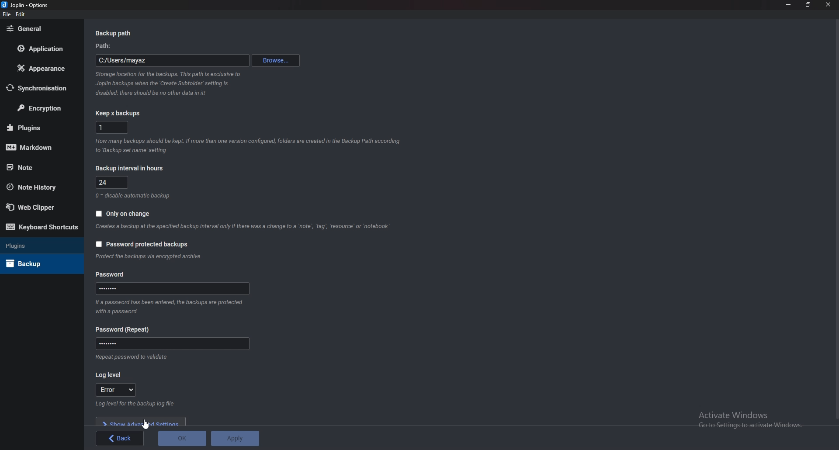 The image size is (839, 450). I want to click on edit, so click(21, 14).